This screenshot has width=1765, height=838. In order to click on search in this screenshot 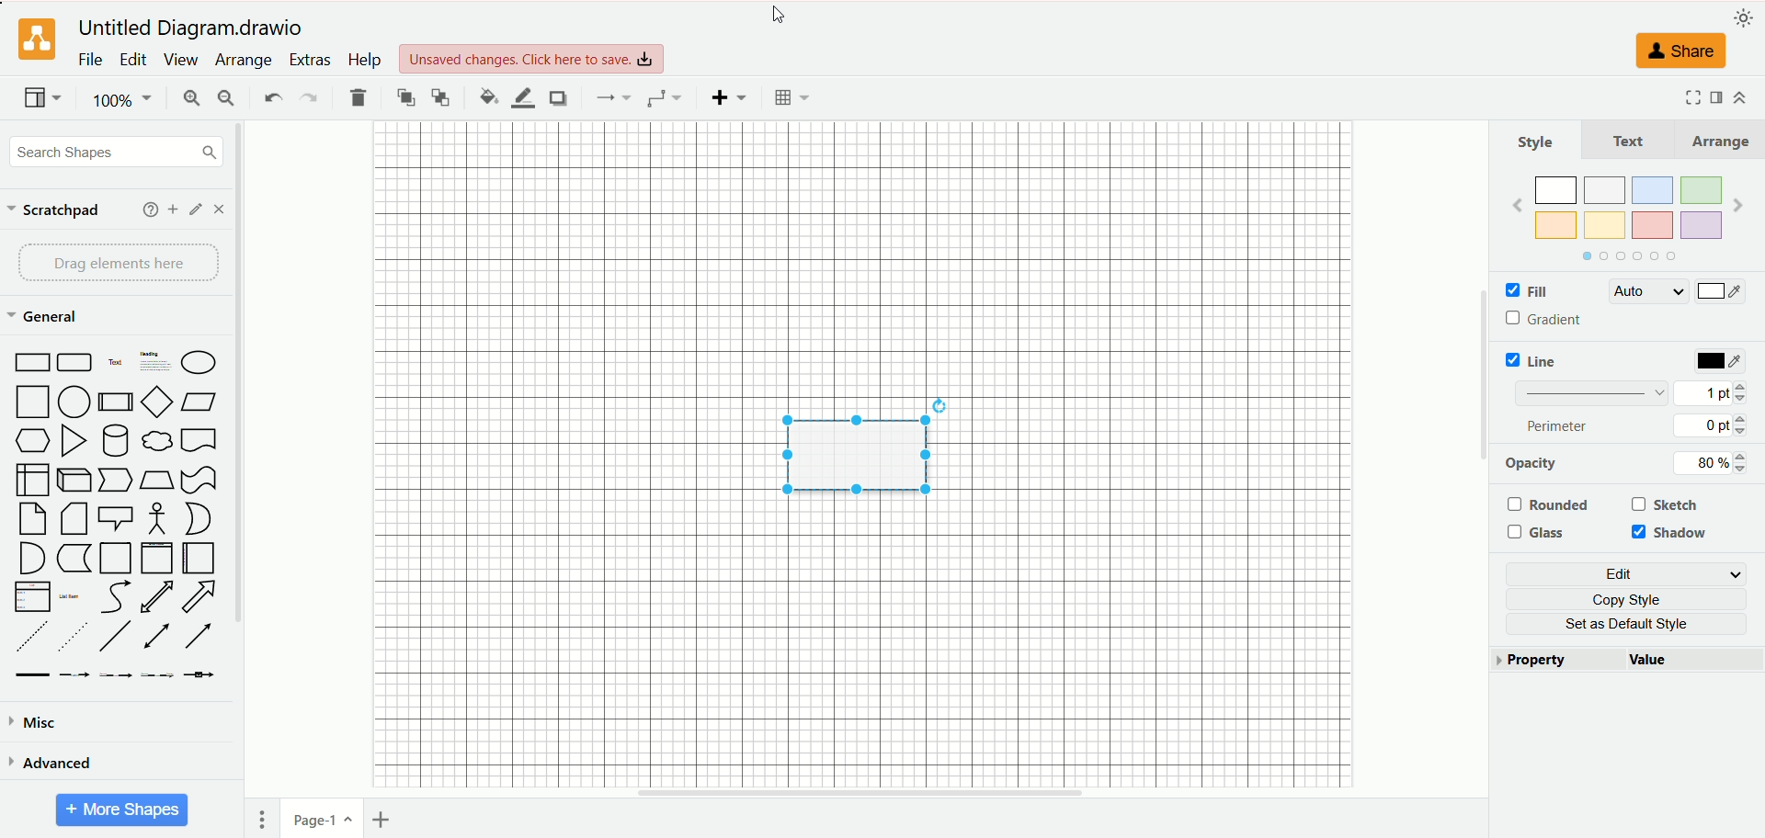, I will do `click(117, 153)`.